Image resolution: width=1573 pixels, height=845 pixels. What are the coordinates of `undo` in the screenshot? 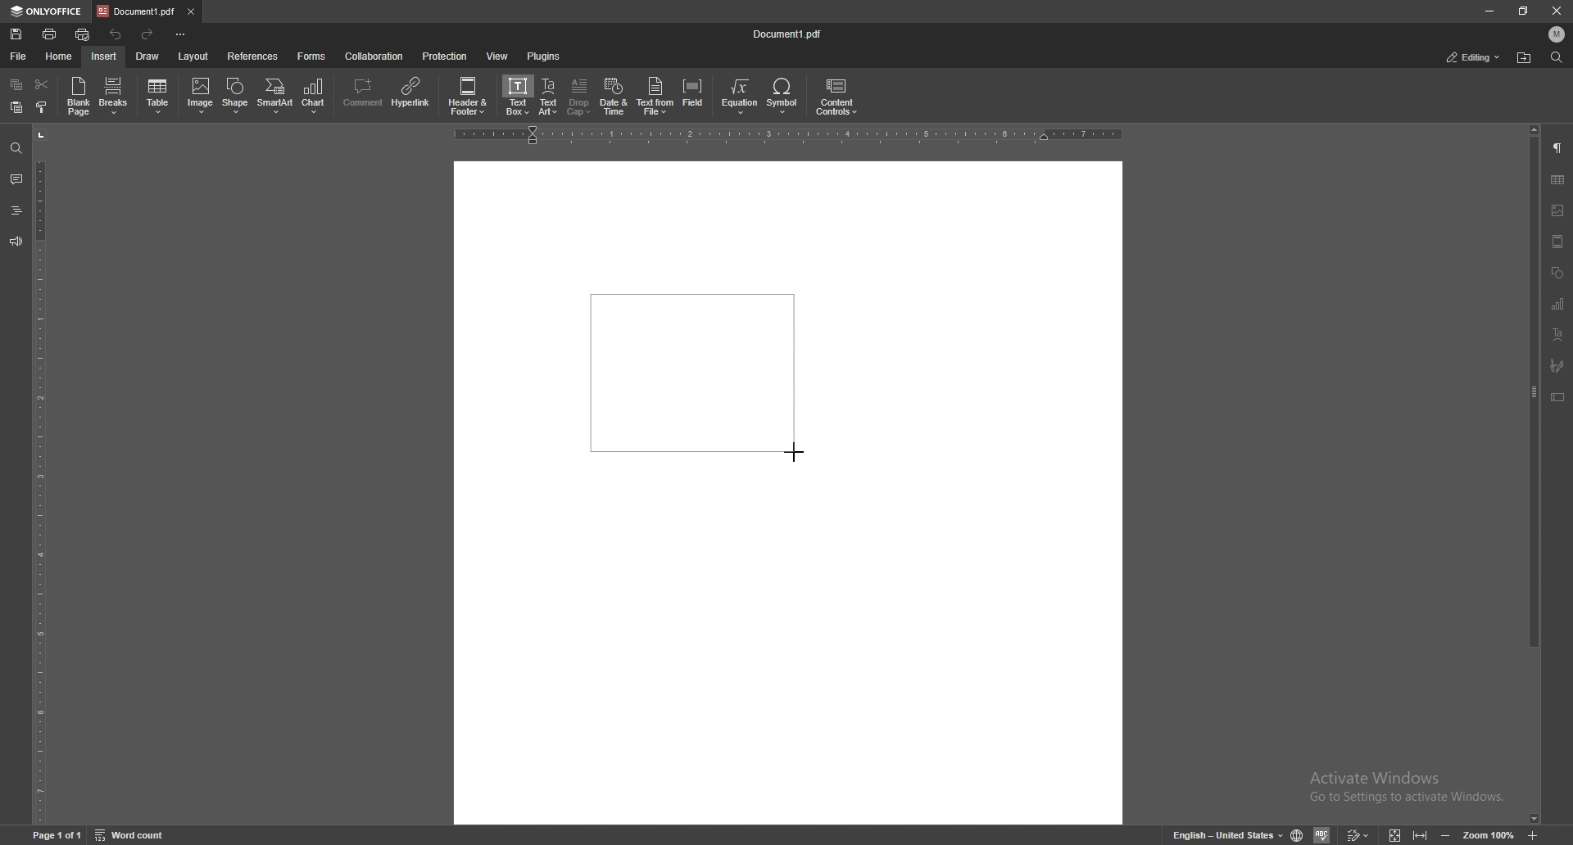 It's located at (118, 34).